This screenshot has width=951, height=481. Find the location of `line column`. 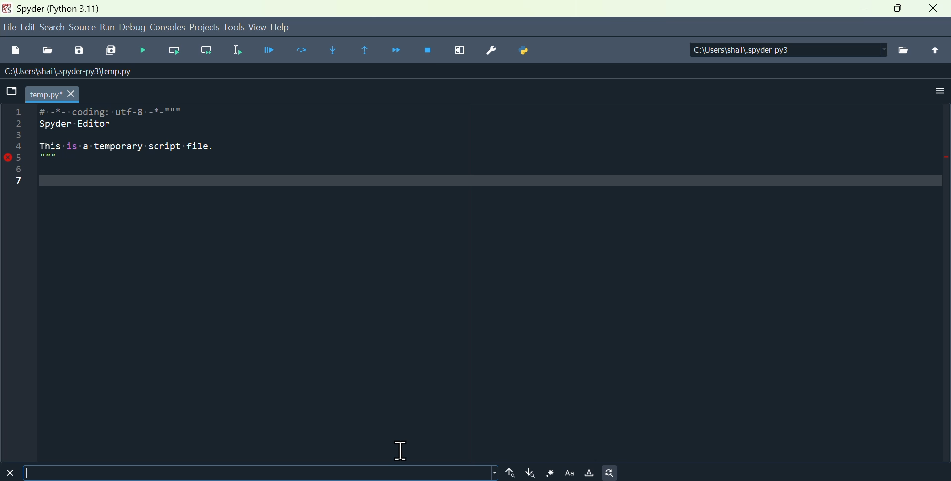

line column is located at coordinates (18, 283).